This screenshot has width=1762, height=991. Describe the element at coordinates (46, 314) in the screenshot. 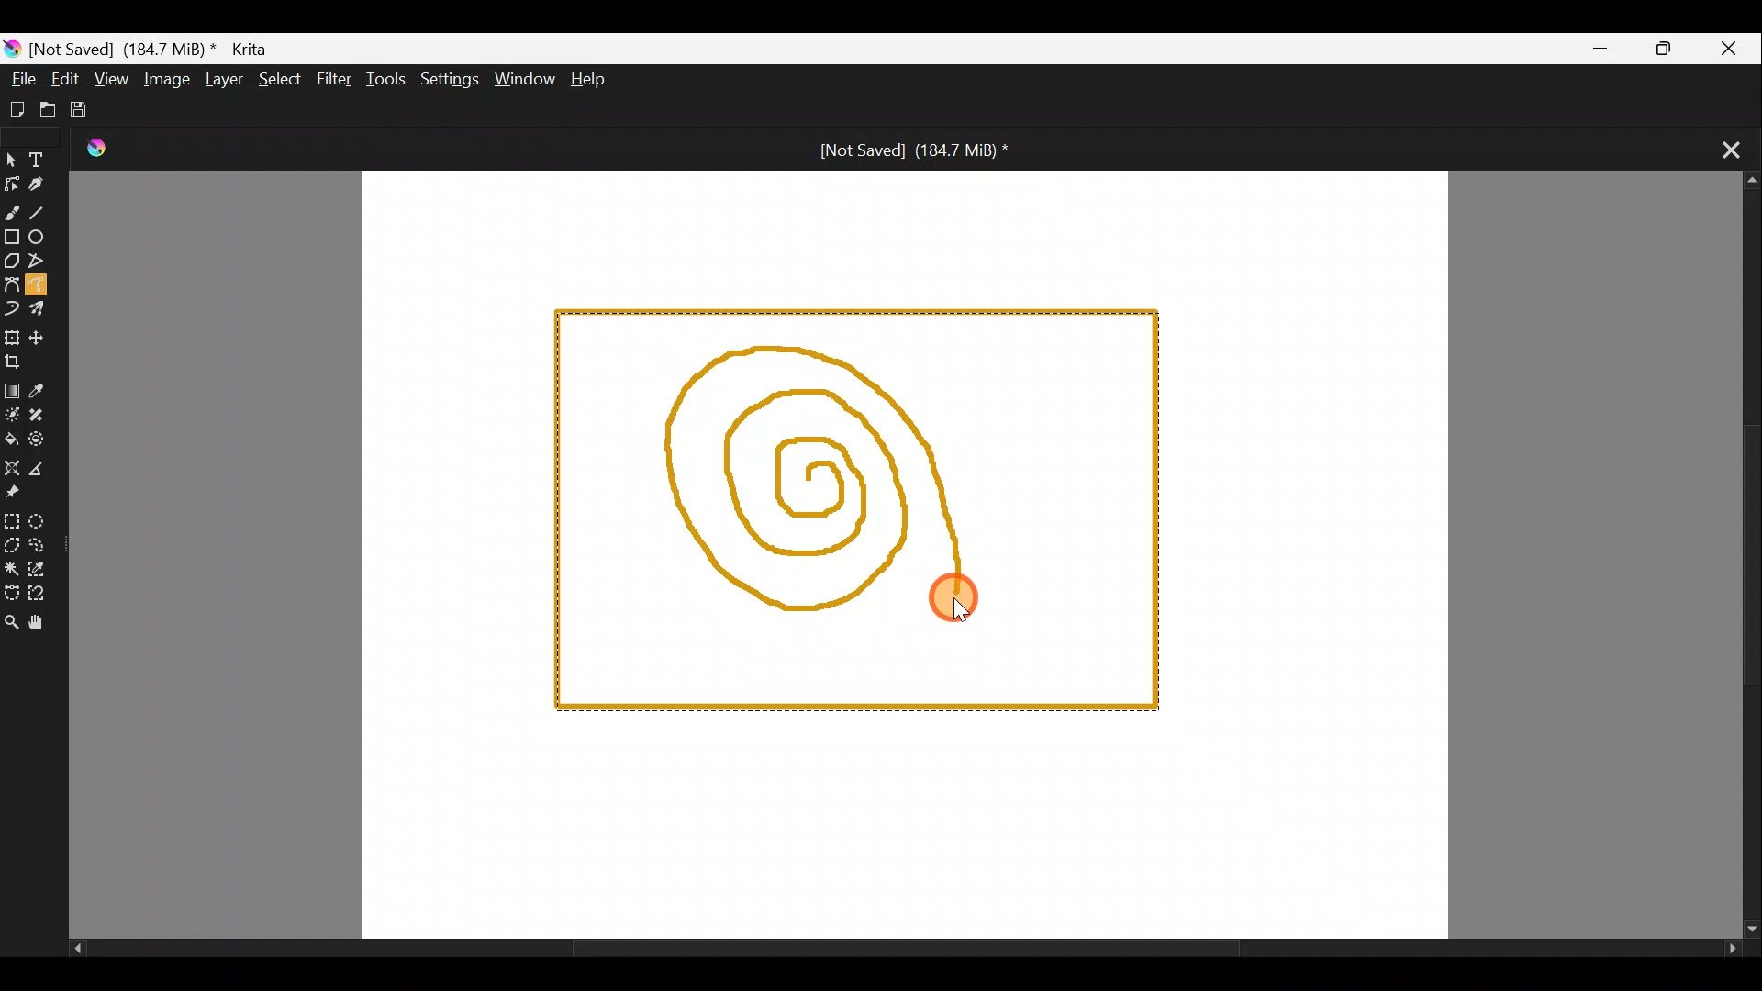

I see `Multibrush tool` at that location.